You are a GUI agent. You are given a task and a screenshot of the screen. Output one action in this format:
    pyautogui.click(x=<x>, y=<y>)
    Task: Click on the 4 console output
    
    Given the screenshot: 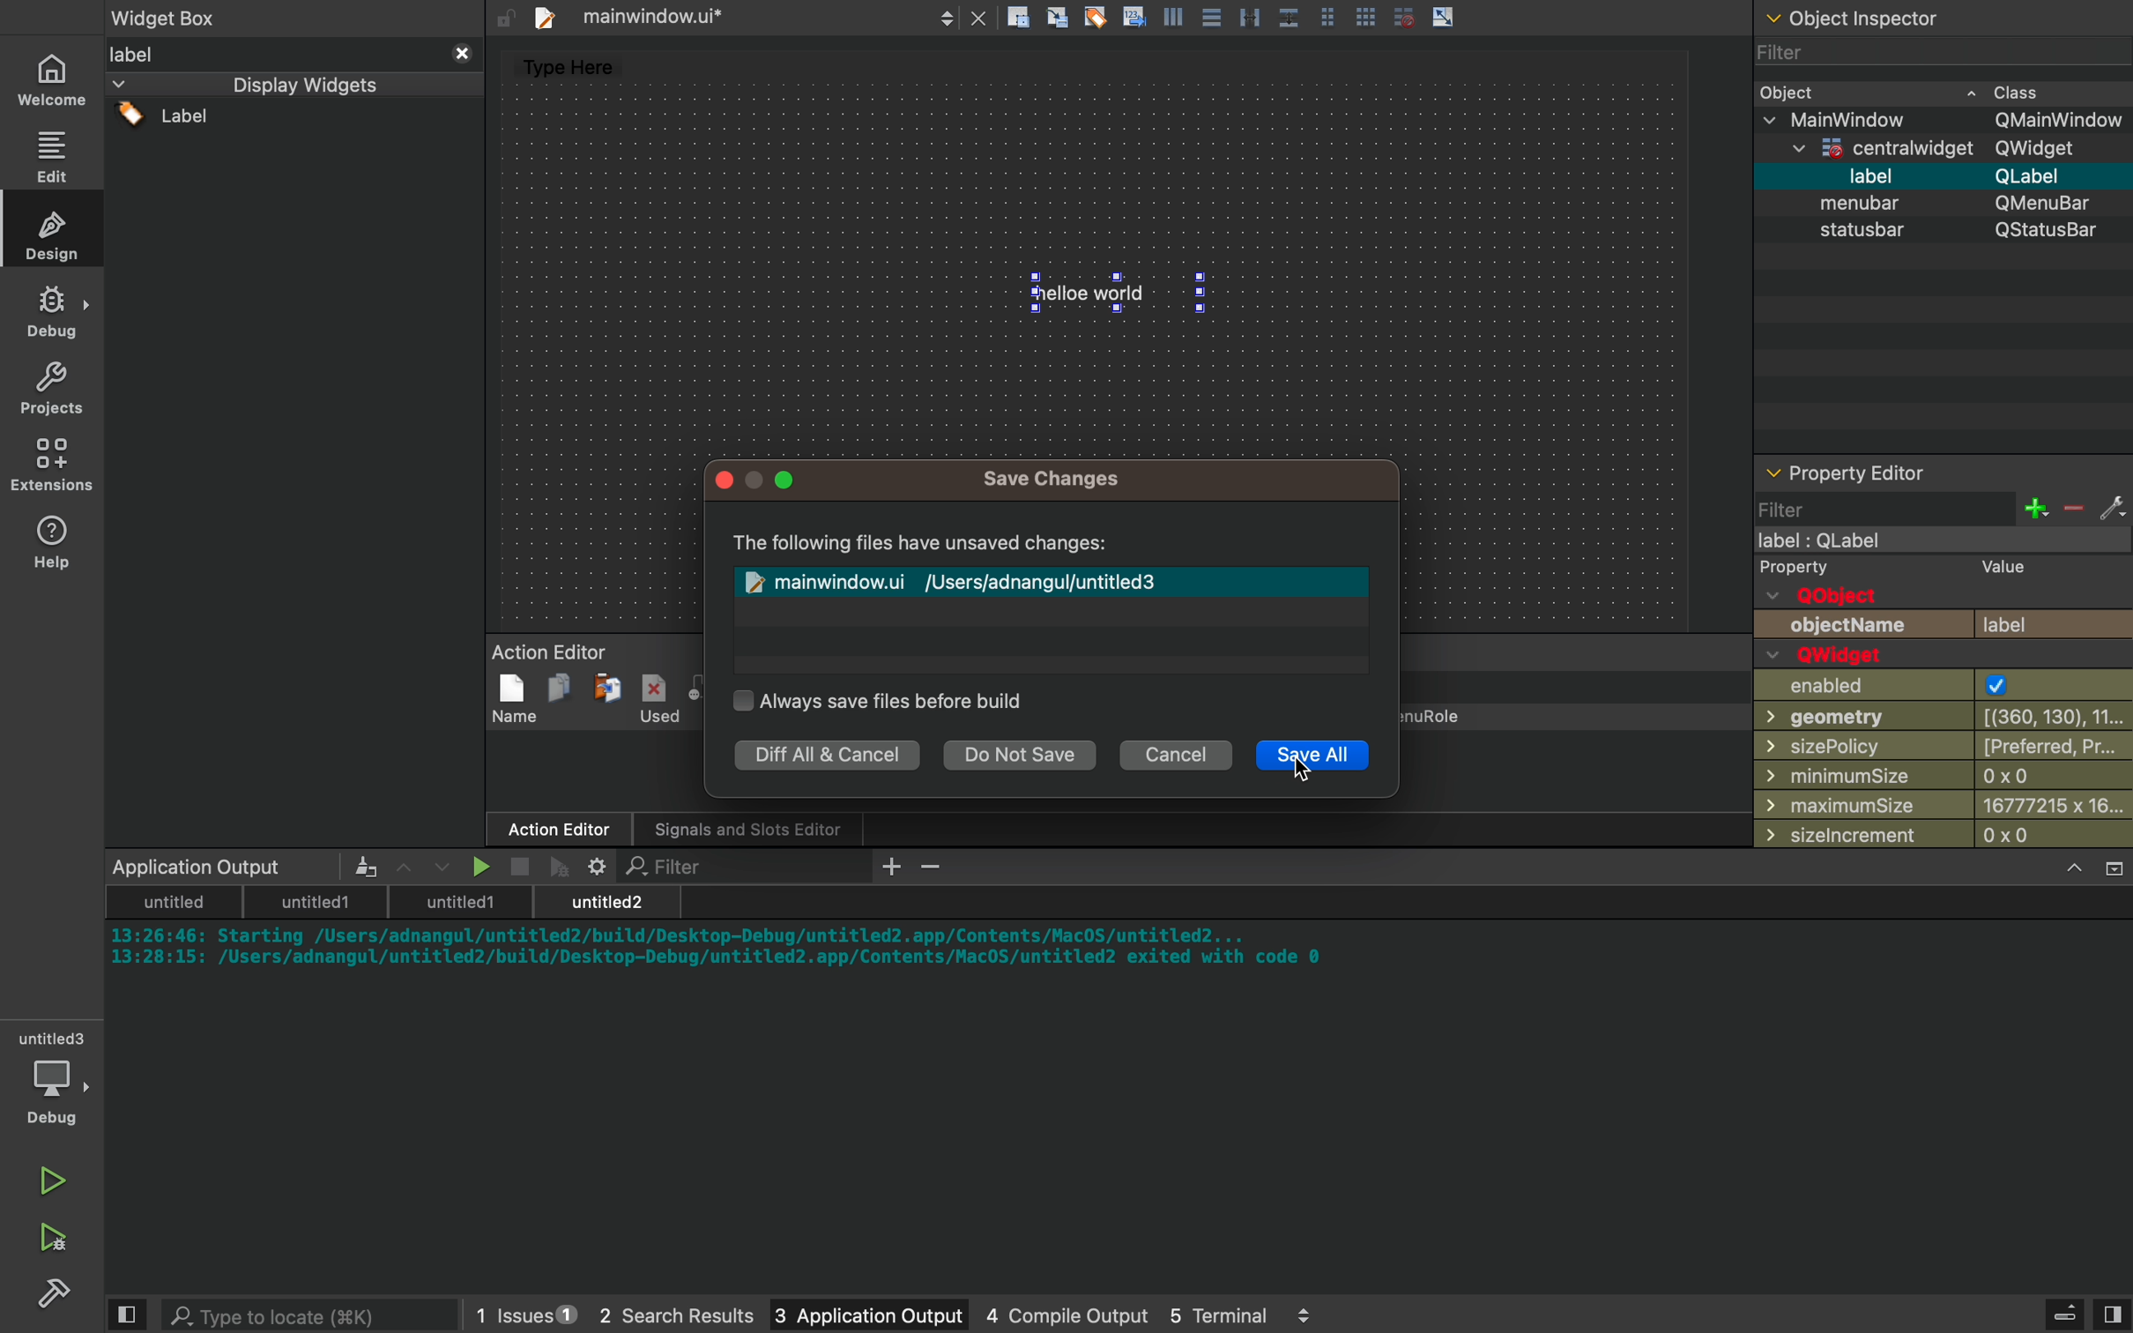 What is the action you would take?
    pyautogui.click(x=1047, y=1316)
    